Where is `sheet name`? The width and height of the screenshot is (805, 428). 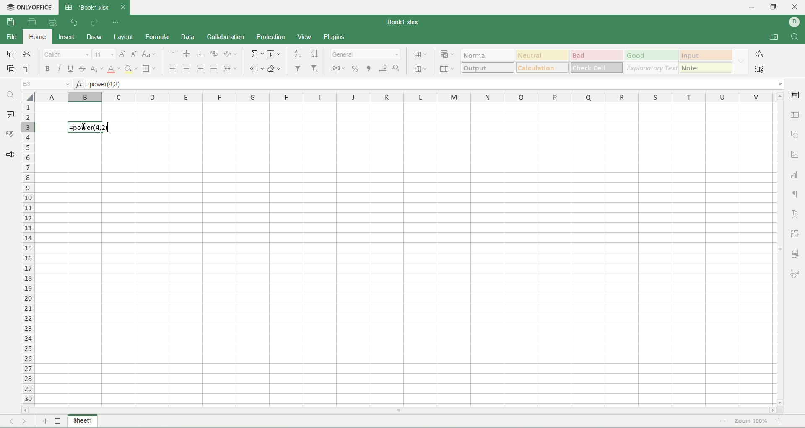 sheet name is located at coordinates (83, 421).